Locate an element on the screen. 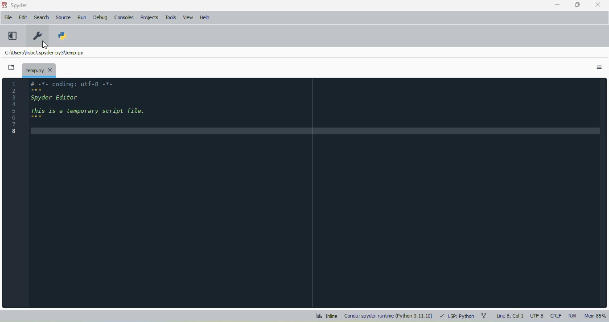 The image size is (609, 322). cursor is located at coordinates (45, 45).